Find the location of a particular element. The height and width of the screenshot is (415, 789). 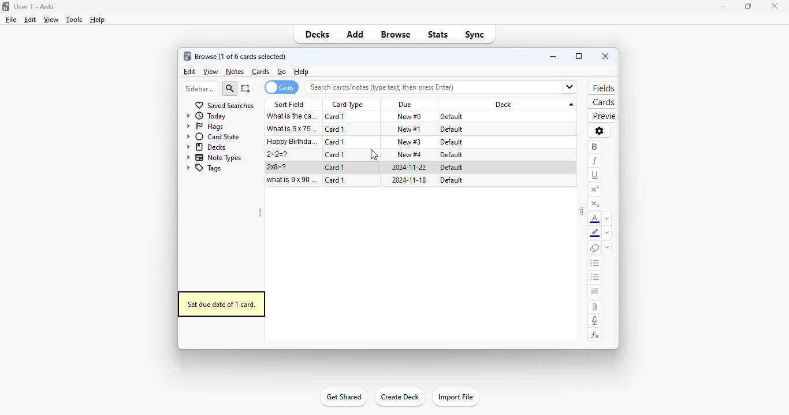

today is located at coordinates (207, 116).